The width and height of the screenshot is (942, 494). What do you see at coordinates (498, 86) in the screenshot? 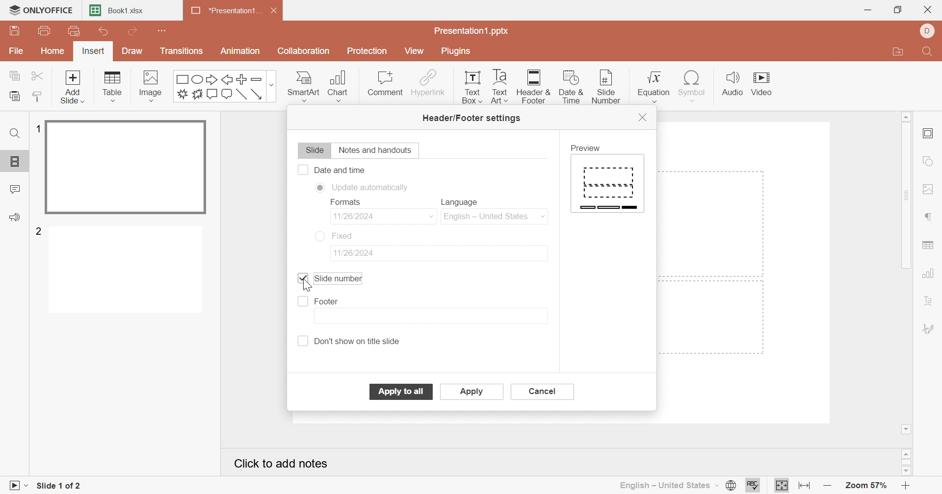
I see `Text Art` at bounding box center [498, 86].